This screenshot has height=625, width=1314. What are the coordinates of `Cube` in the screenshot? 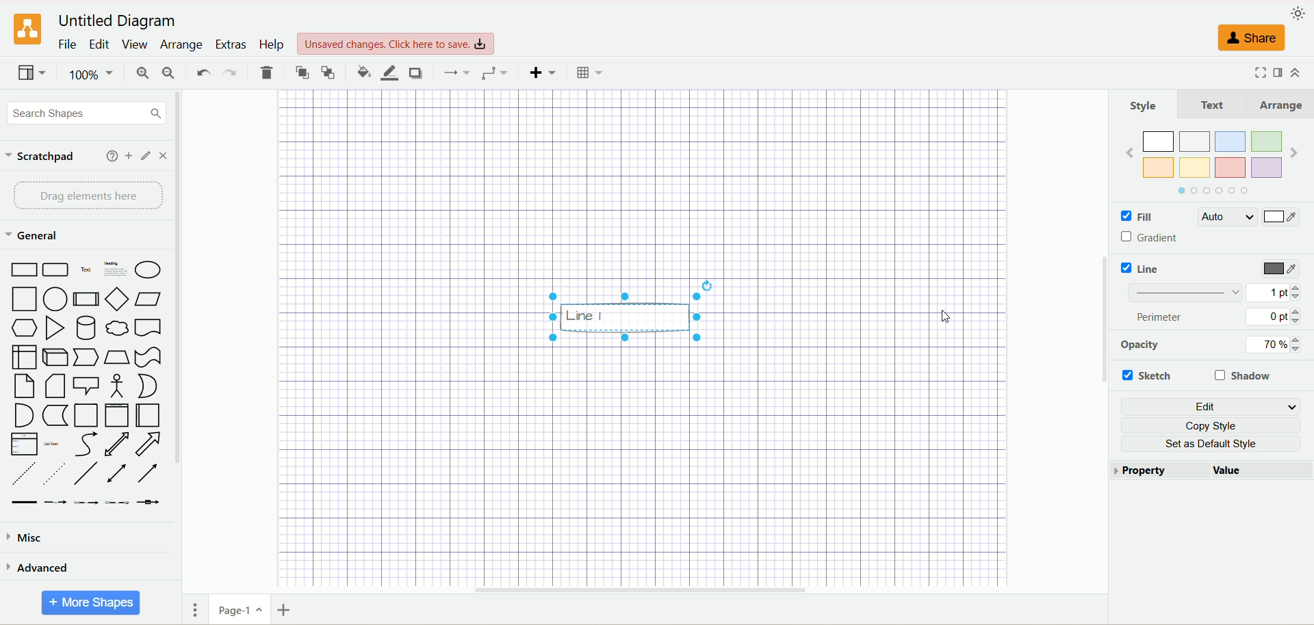 It's located at (57, 358).